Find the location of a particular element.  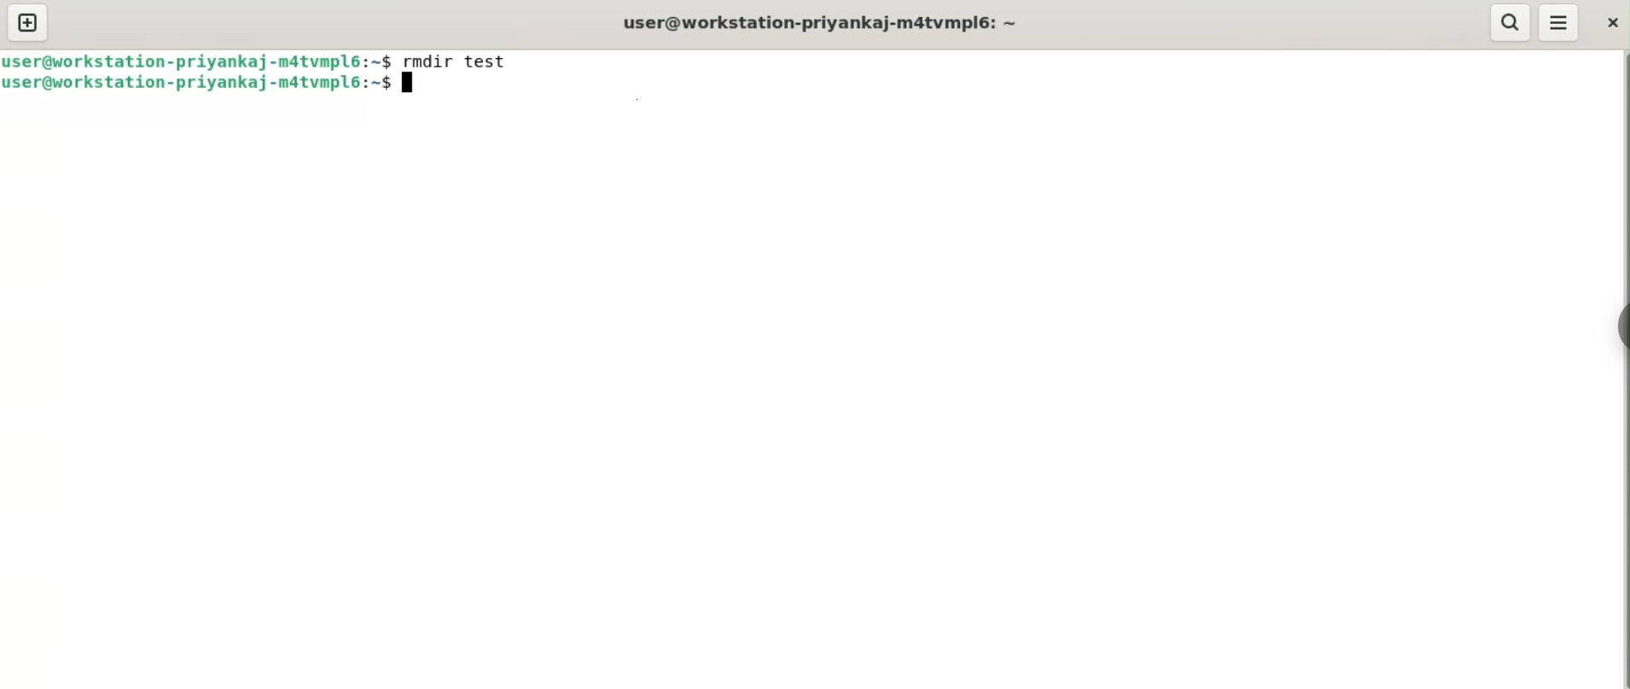

close is located at coordinates (1610, 21).